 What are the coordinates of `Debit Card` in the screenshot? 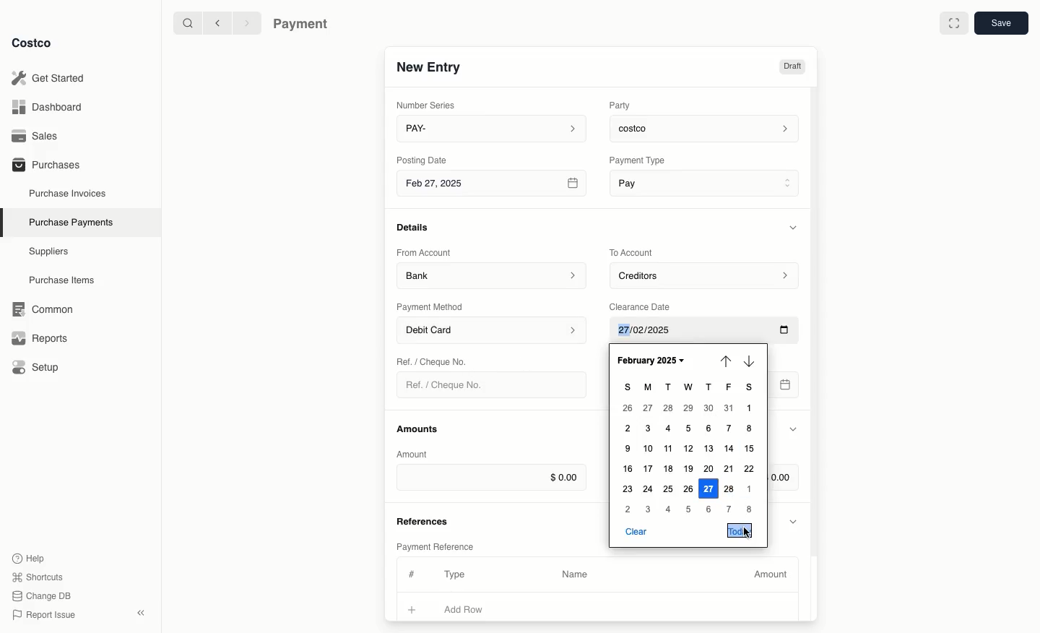 It's located at (493, 331).